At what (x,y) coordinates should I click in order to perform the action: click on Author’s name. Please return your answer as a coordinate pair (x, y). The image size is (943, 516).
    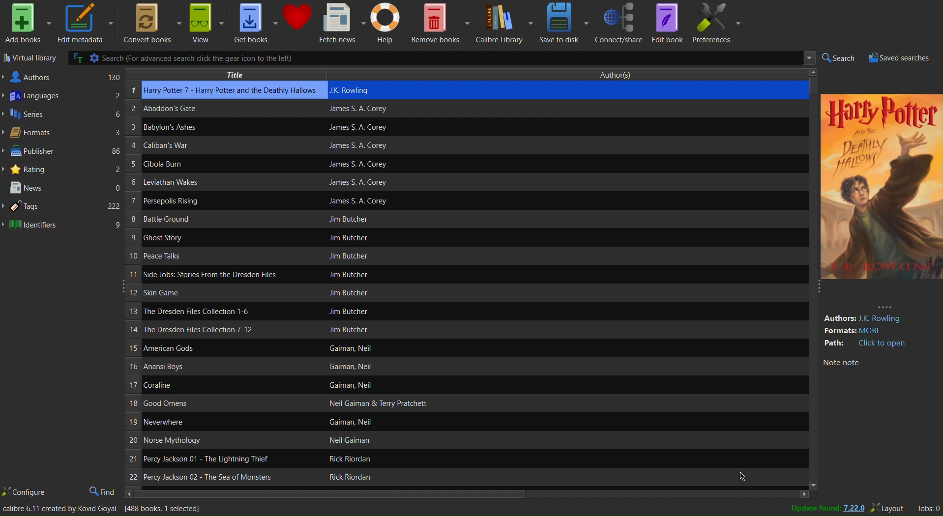
    Looking at the image, I should click on (397, 459).